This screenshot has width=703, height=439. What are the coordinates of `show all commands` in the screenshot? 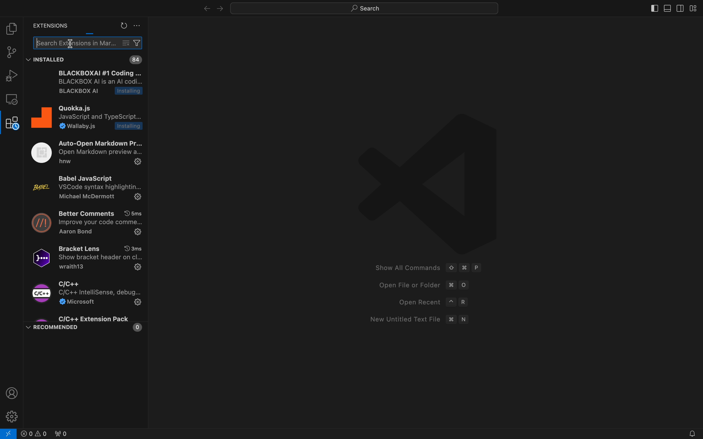 It's located at (433, 269).